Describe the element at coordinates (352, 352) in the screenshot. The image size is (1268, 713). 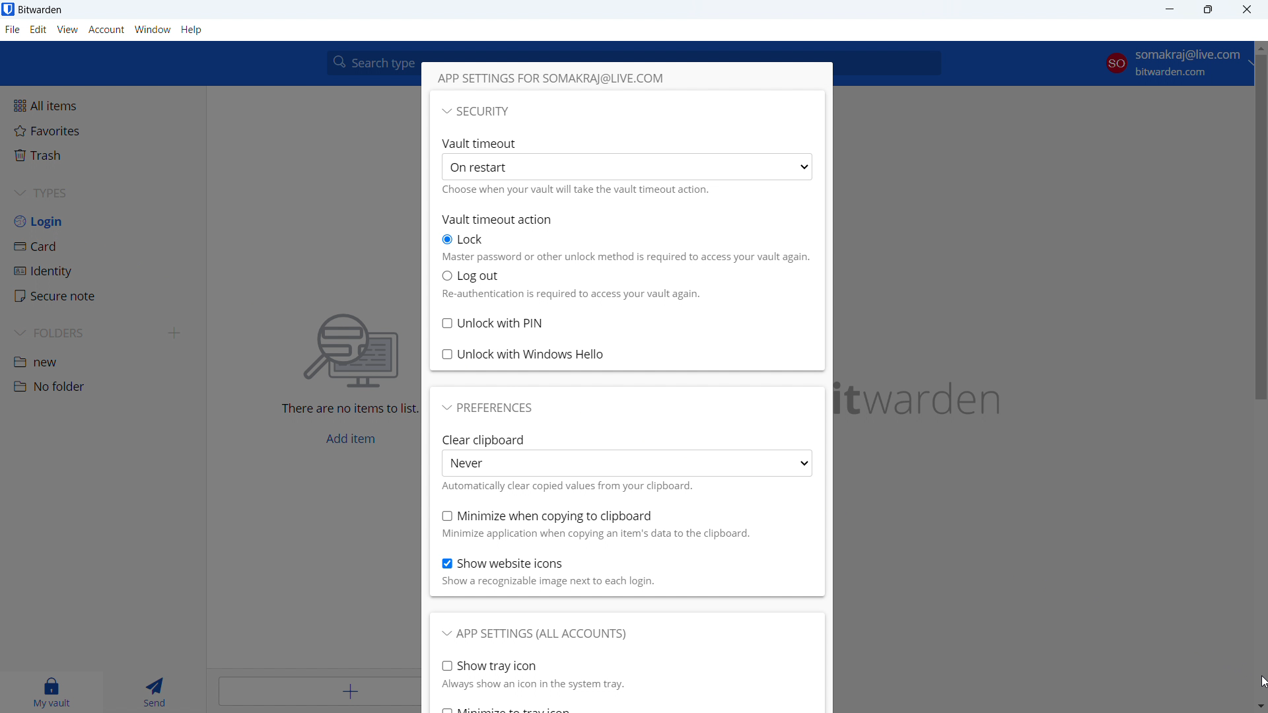
I see `searching for file vector icon` at that location.